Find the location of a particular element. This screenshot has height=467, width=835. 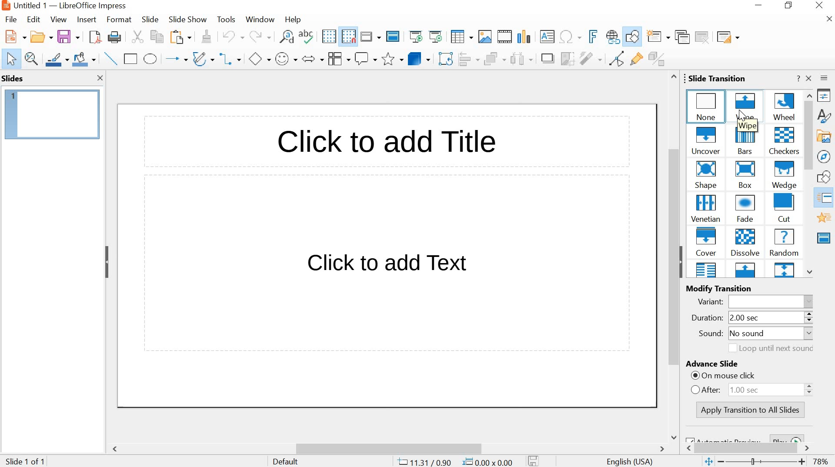

BARS is located at coordinates (746, 141).